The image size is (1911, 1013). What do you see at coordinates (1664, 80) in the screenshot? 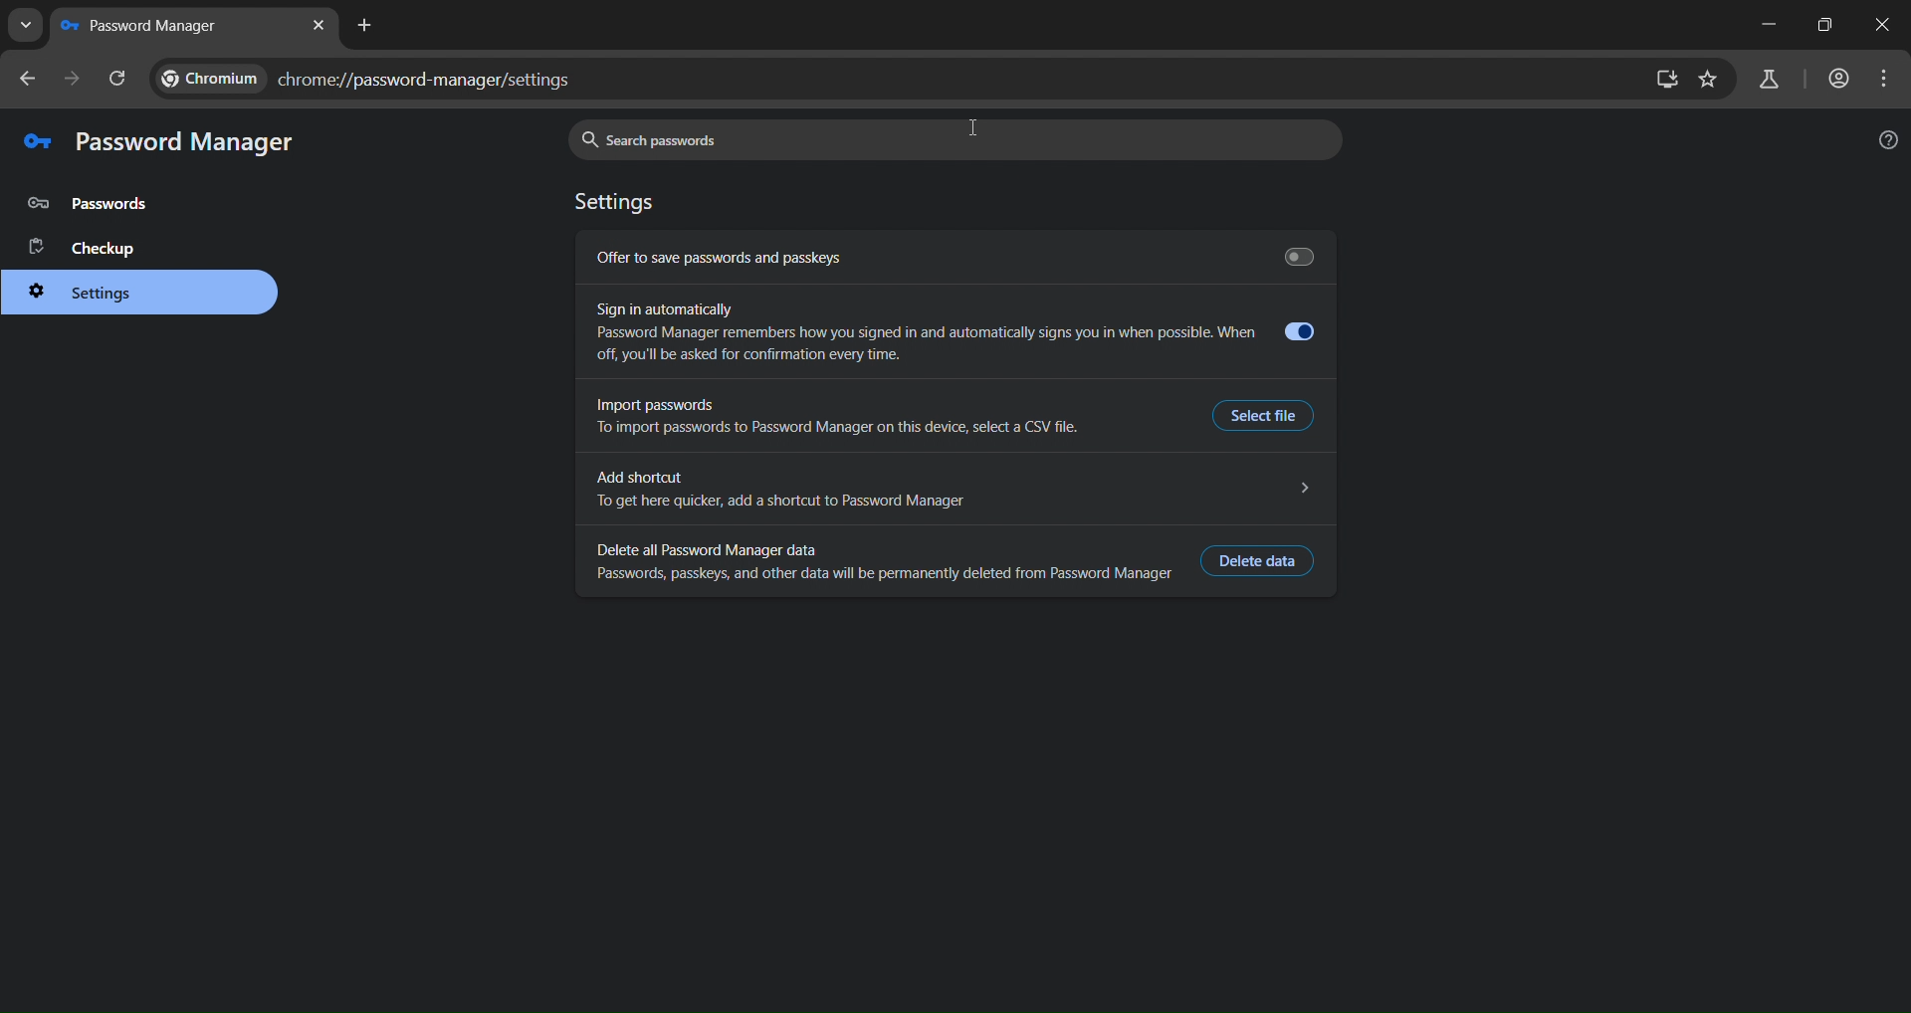
I see `install app` at bounding box center [1664, 80].